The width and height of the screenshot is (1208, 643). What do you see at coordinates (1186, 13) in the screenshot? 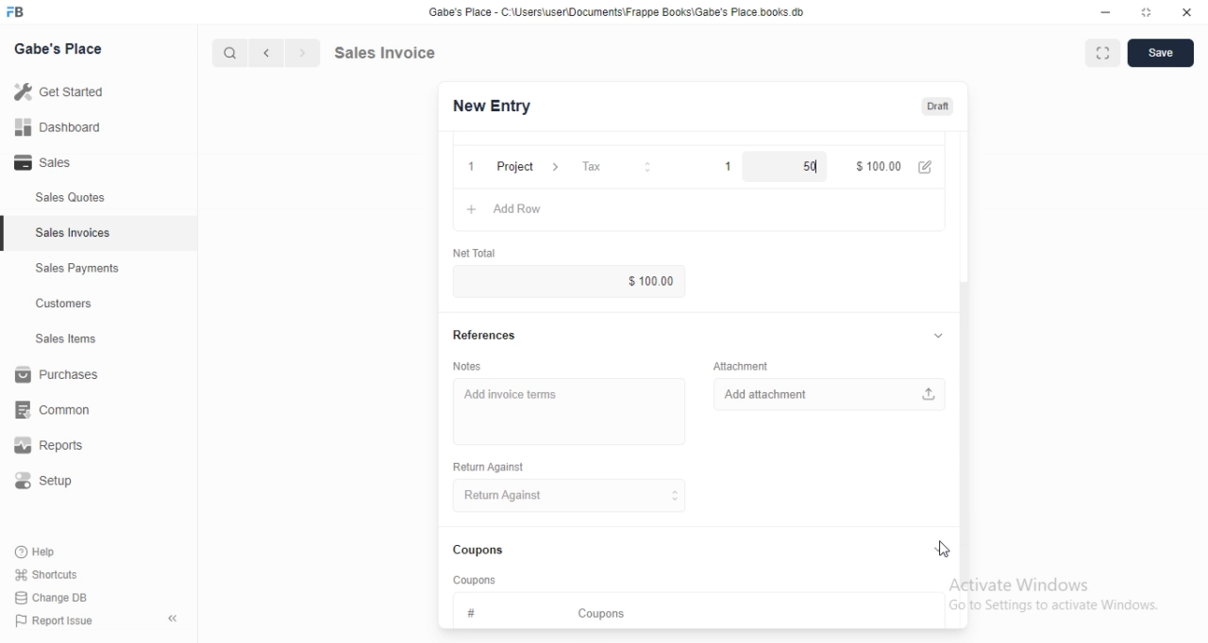
I see `close` at bounding box center [1186, 13].